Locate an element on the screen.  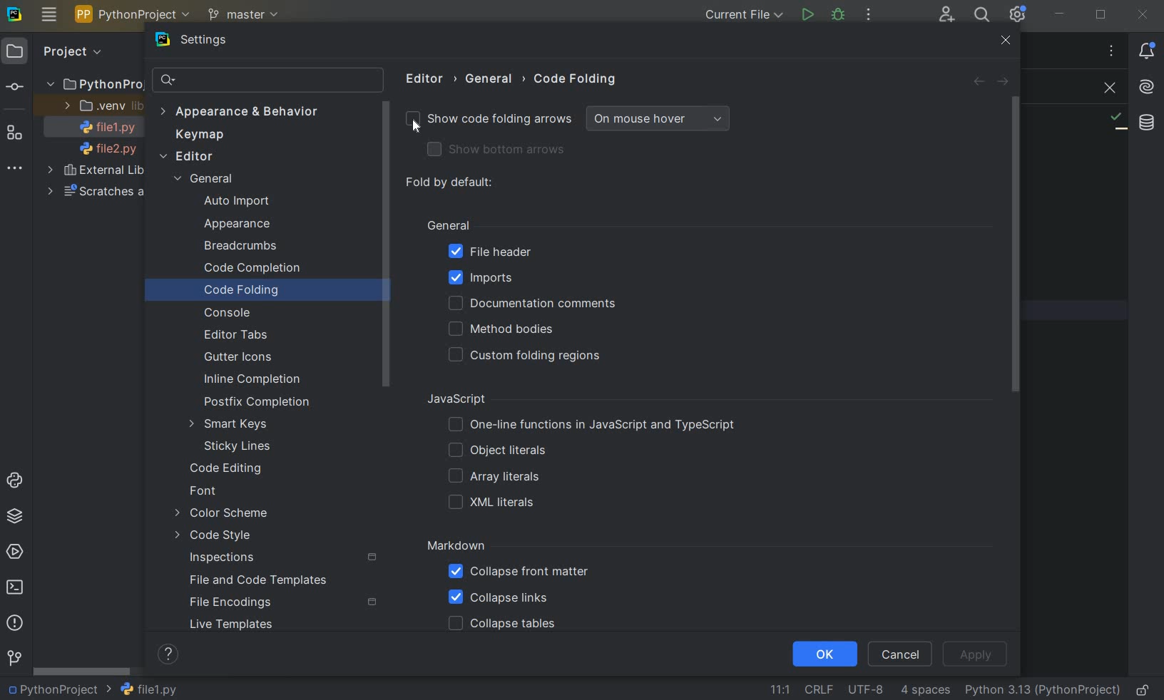
XML LITERALS is located at coordinates (494, 504).